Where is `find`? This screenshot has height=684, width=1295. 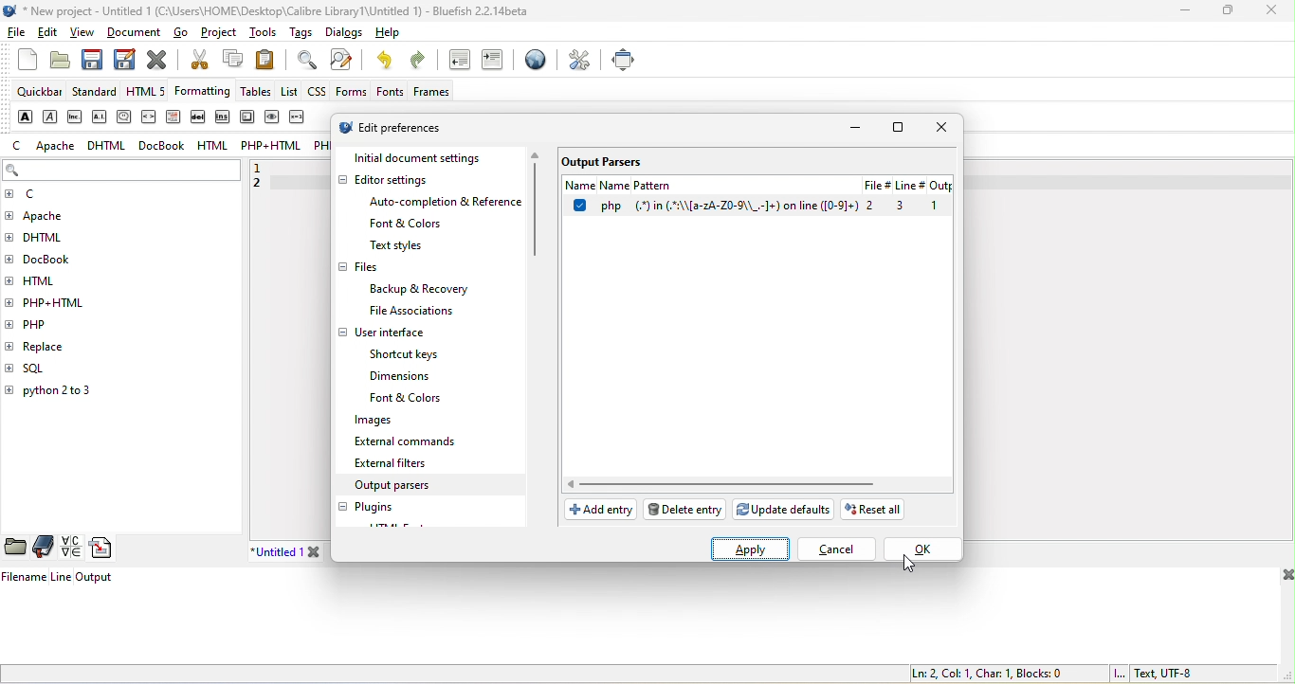 find is located at coordinates (303, 60).